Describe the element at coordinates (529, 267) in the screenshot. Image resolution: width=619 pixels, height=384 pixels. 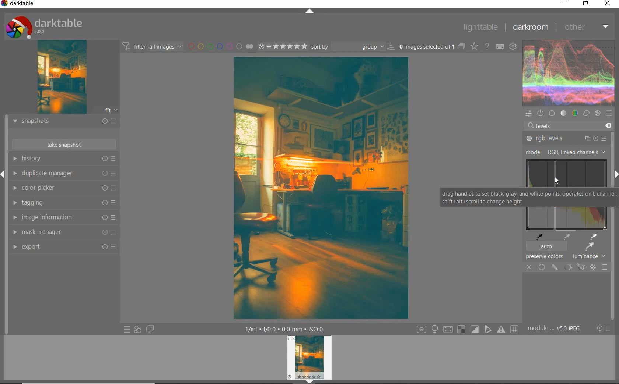
I see `off` at that location.